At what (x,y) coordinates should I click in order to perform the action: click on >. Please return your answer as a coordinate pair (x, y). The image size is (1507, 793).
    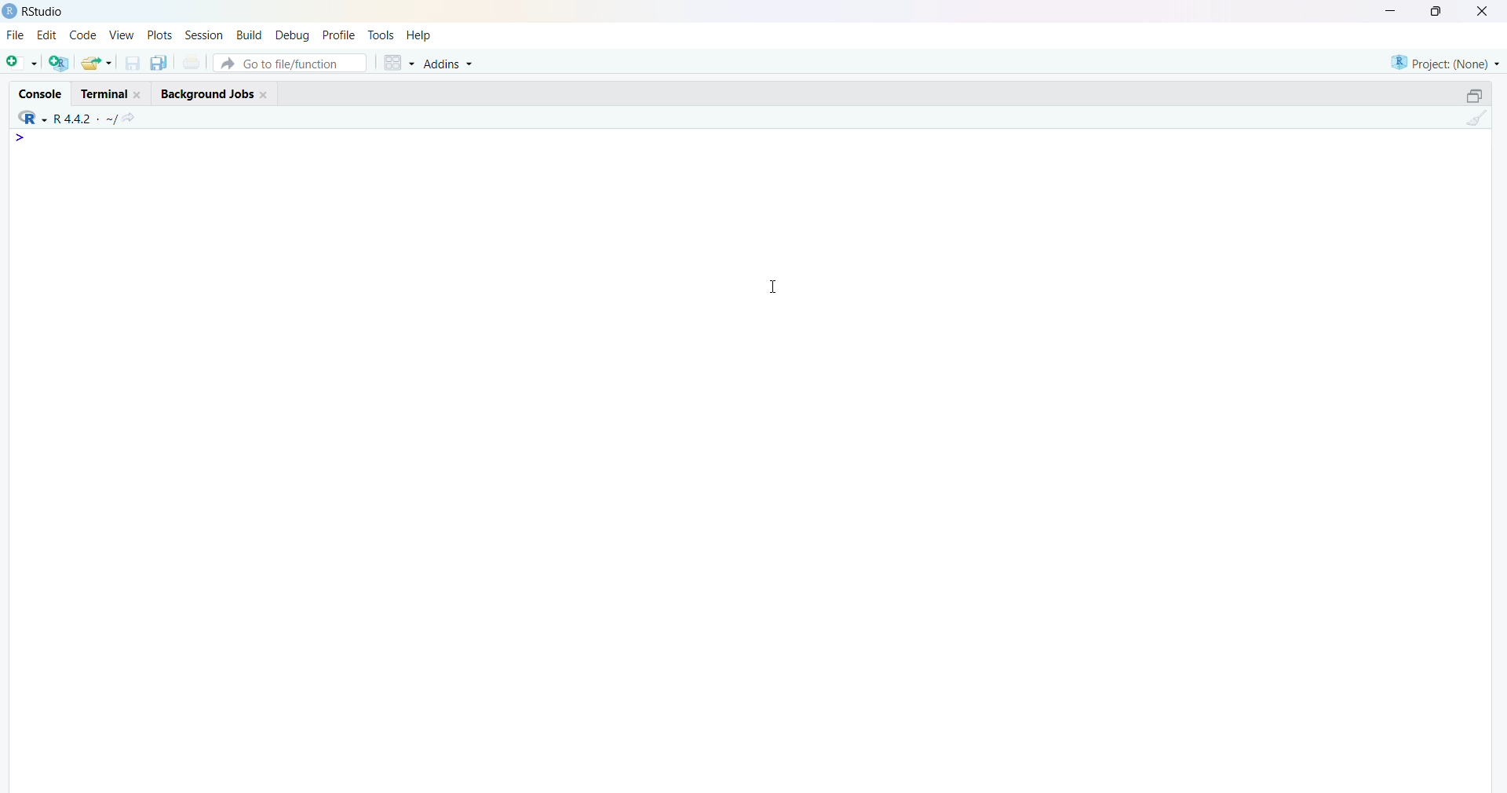
    Looking at the image, I should click on (22, 137).